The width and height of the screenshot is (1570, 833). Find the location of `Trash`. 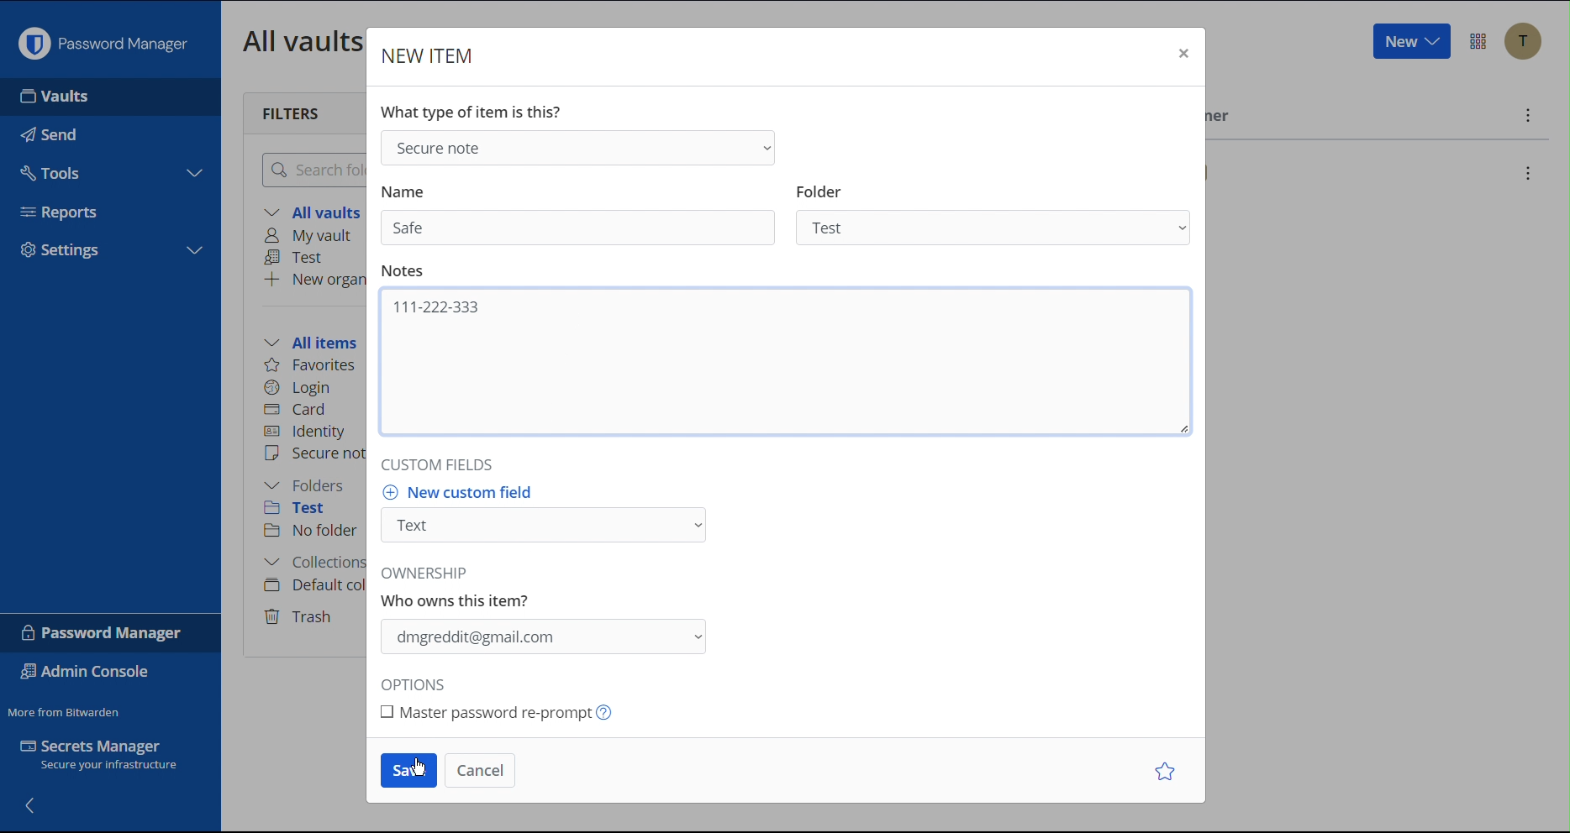

Trash is located at coordinates (301, 614).